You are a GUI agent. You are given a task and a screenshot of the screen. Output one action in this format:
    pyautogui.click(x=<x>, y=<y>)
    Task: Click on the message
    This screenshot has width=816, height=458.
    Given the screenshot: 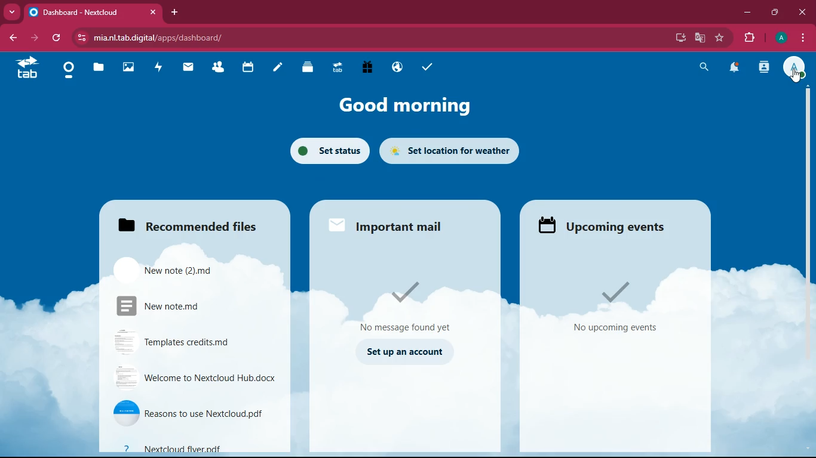 What is the action you would take?
    pyautogui.click(x=413, y=302)
    